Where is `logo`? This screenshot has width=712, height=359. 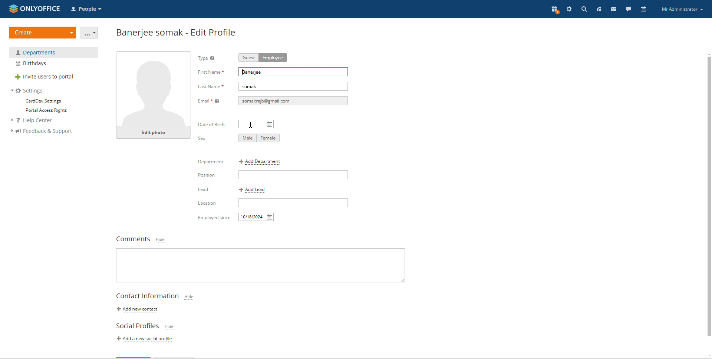
logo is located at coordinates (34, 8).